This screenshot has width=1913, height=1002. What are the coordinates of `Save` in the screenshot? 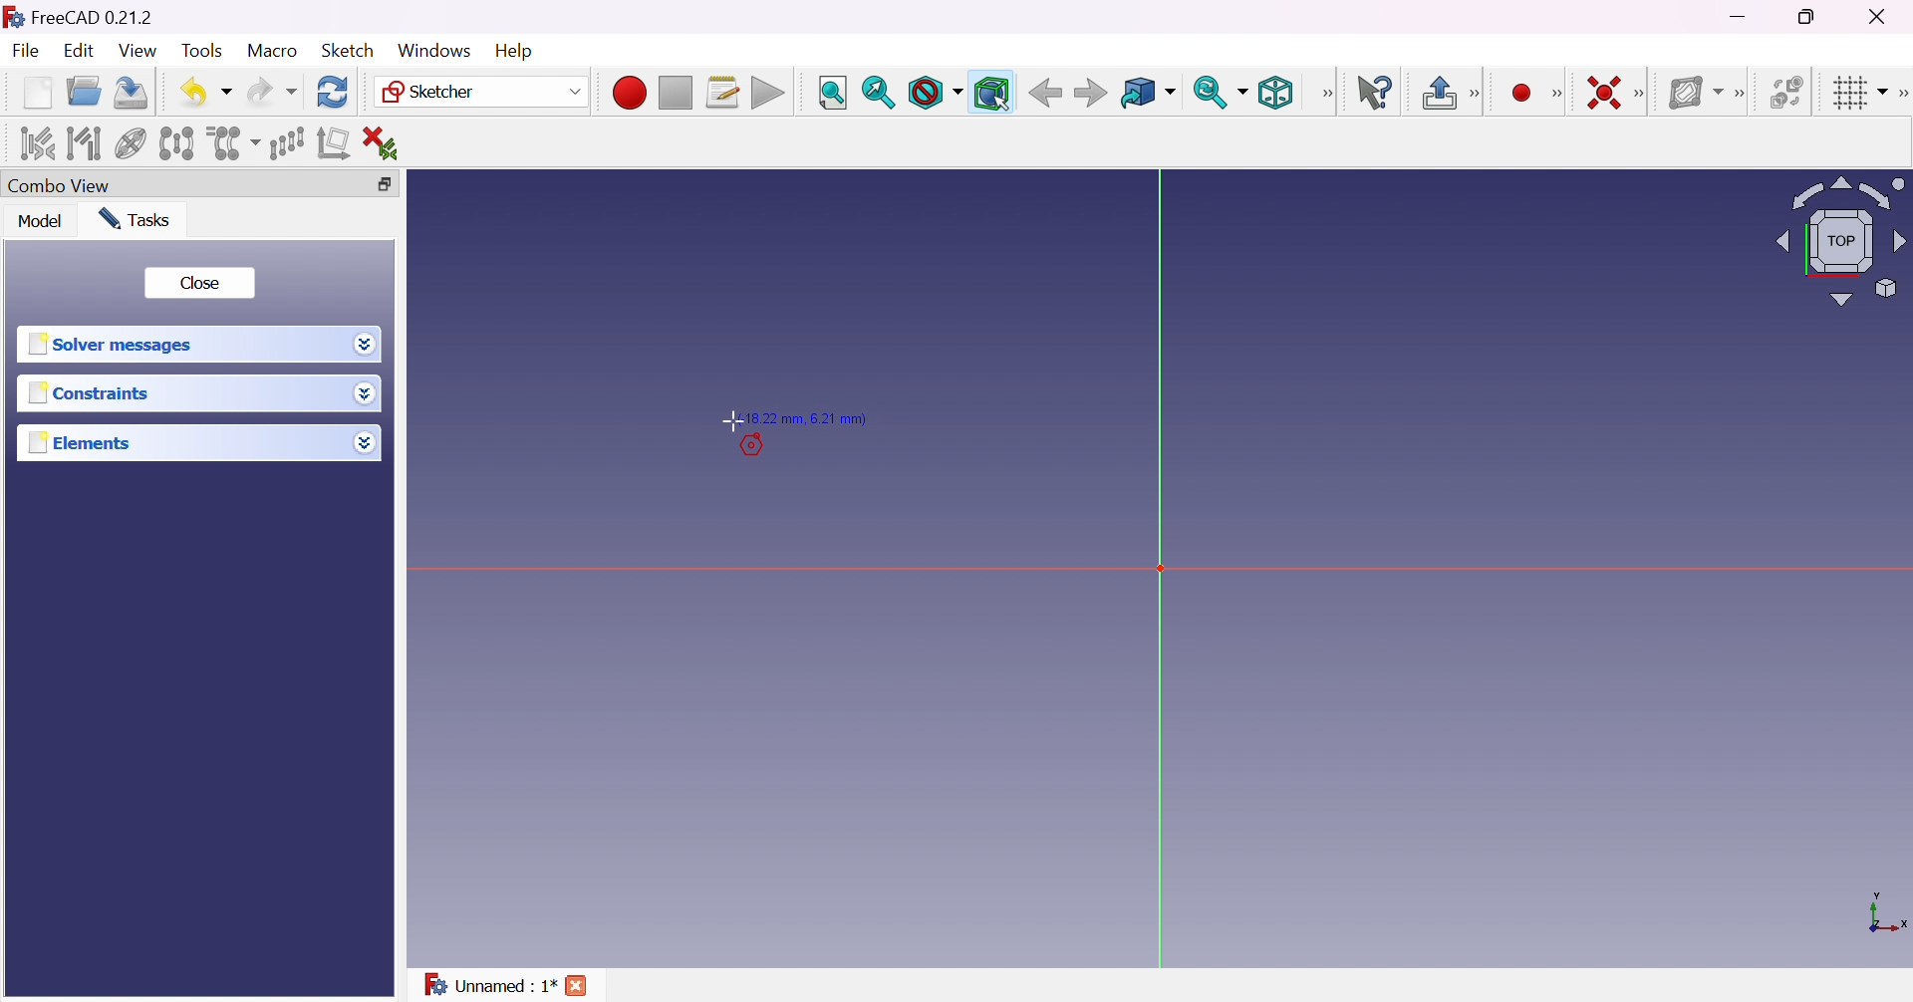 It's located at (132, 93).